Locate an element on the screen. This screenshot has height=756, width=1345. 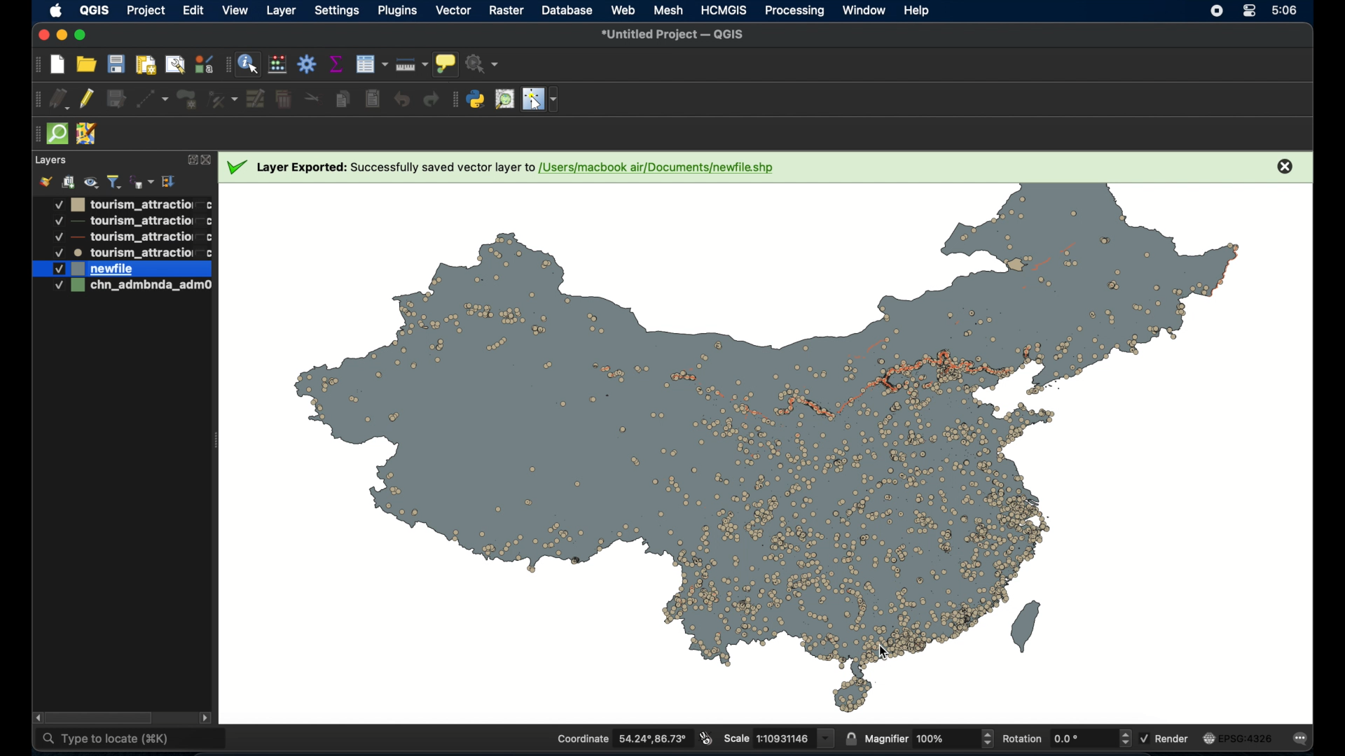
save edits is located at coordinates (117, 99).